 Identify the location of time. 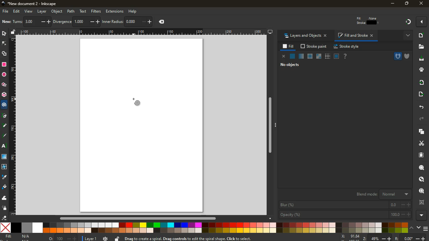
(106, 238).